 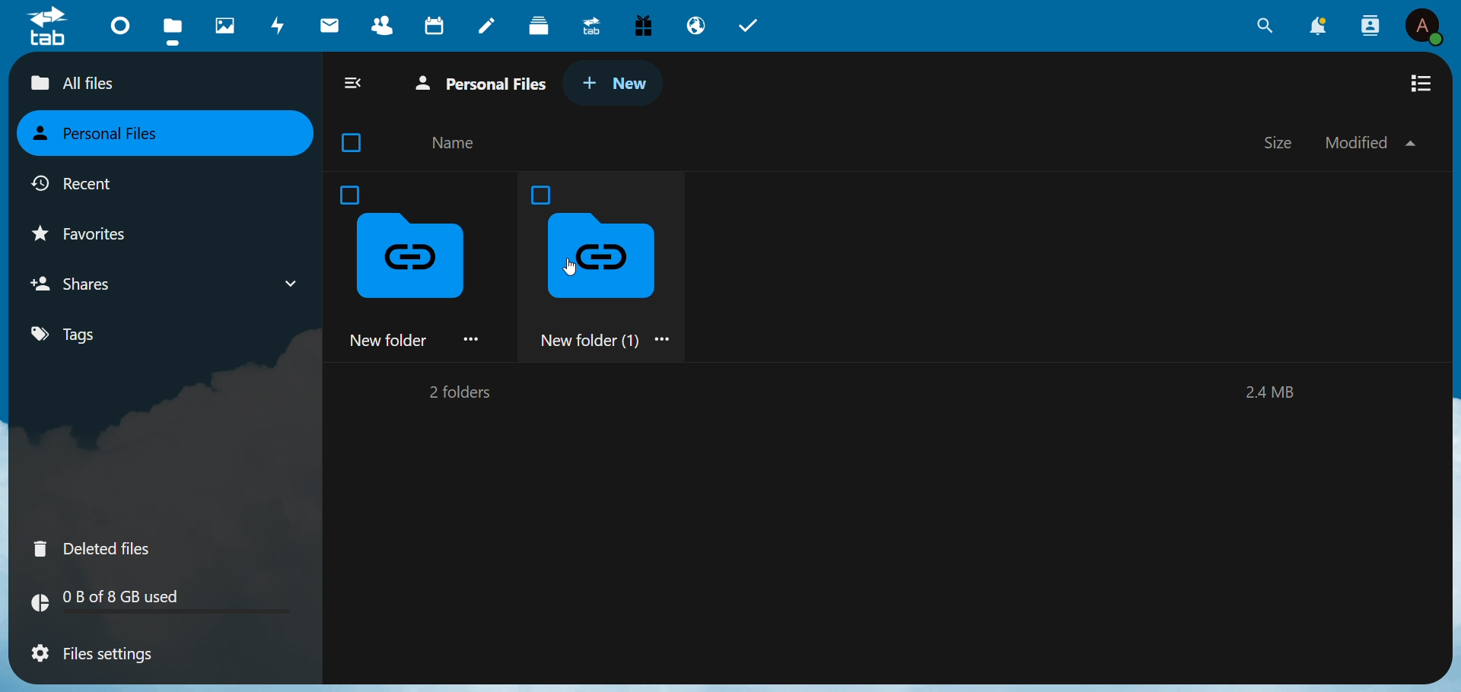 What do you see at coordinates (1424, 84) in the screenshot?
I see `list view` at bounding box center [1424, 84].